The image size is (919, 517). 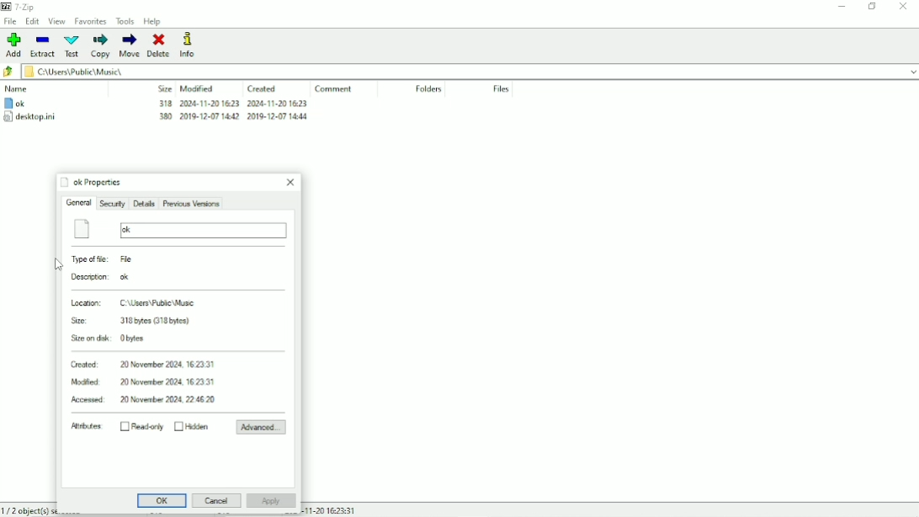 What do you see at coordinates (217, 501) in the screenshot?
I see `Cancel` at bounding box center [217, 501].